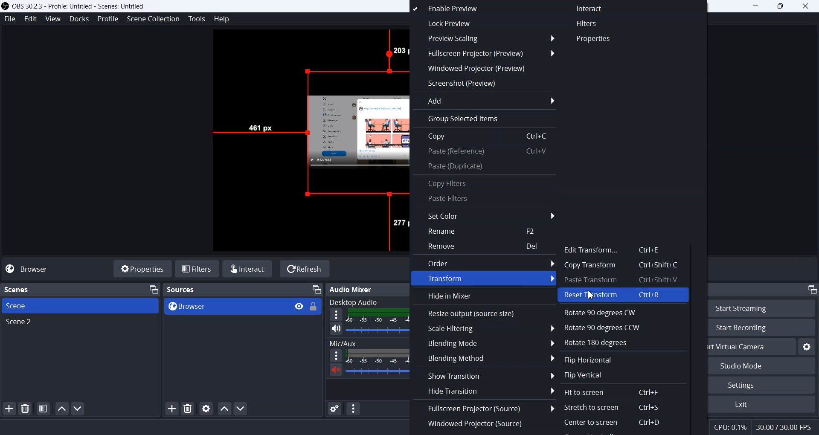  I want to click on Remove selected scene, so click(26, 409).